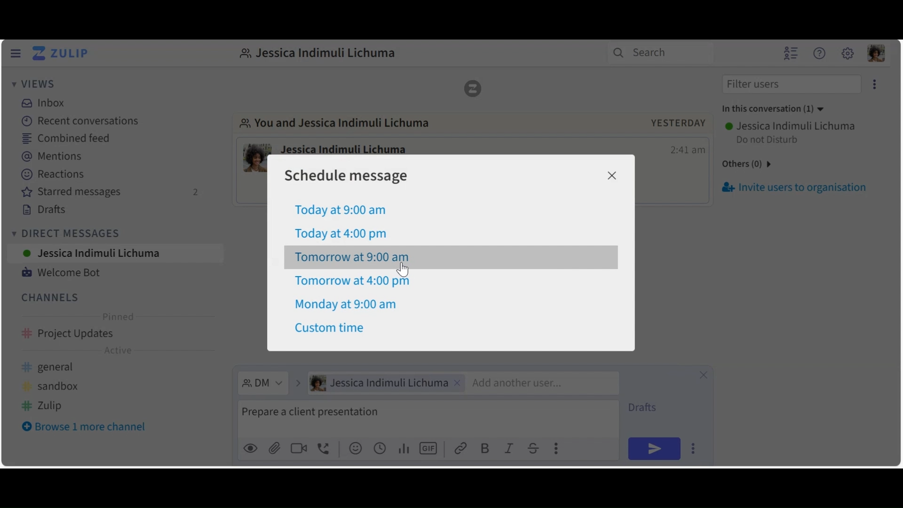 This screenshot has height=508, width=903. I want to click on cursor, so click(403, 271).